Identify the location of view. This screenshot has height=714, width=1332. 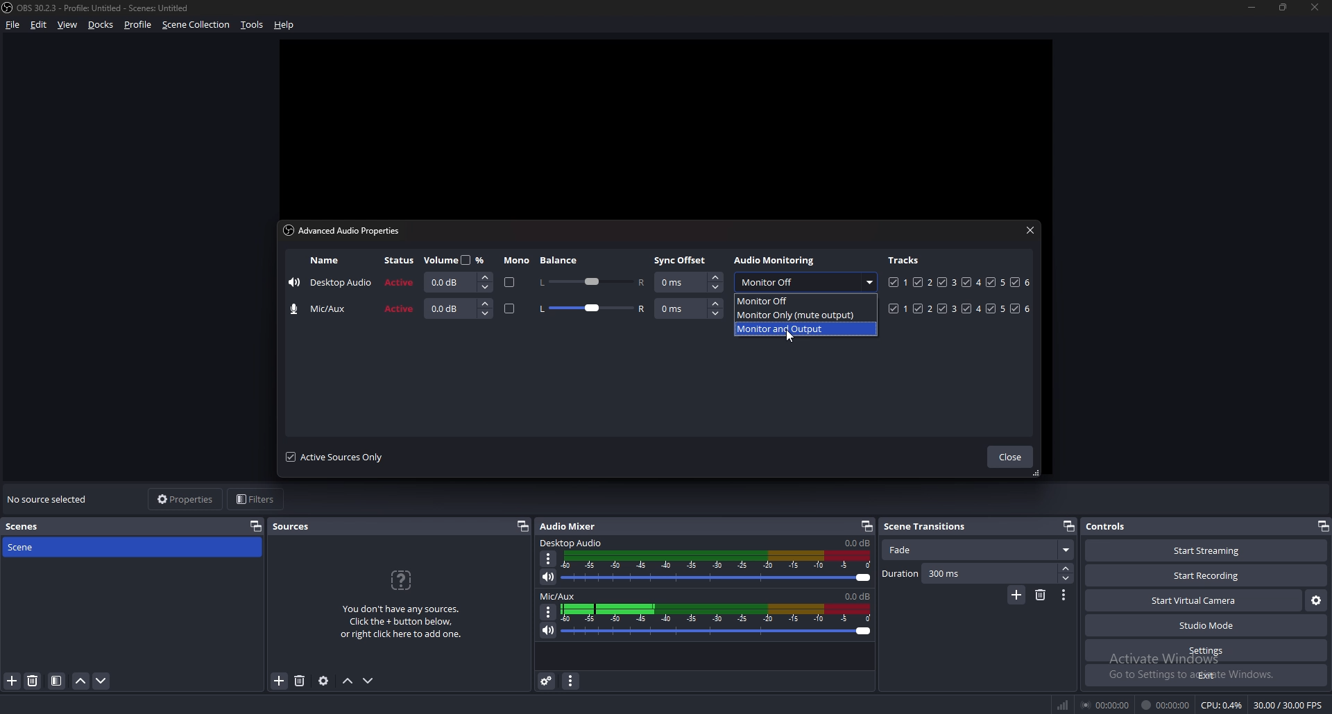
(68, 24).